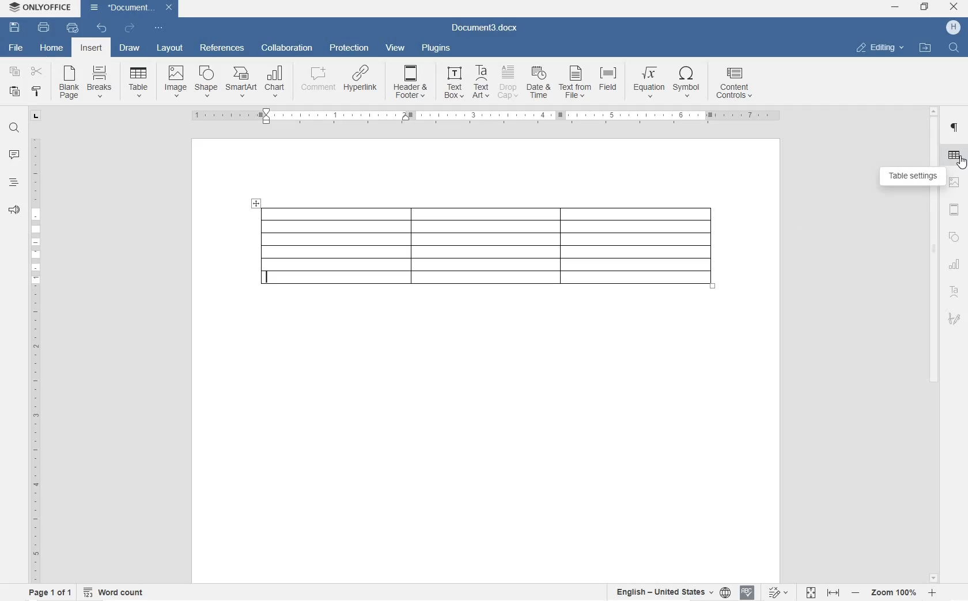 This screenshot has width=968, height=601. Describe the element at coordinates (955, 210) in the screenshot. I see `HEADERS & FOOTERS` at that location.